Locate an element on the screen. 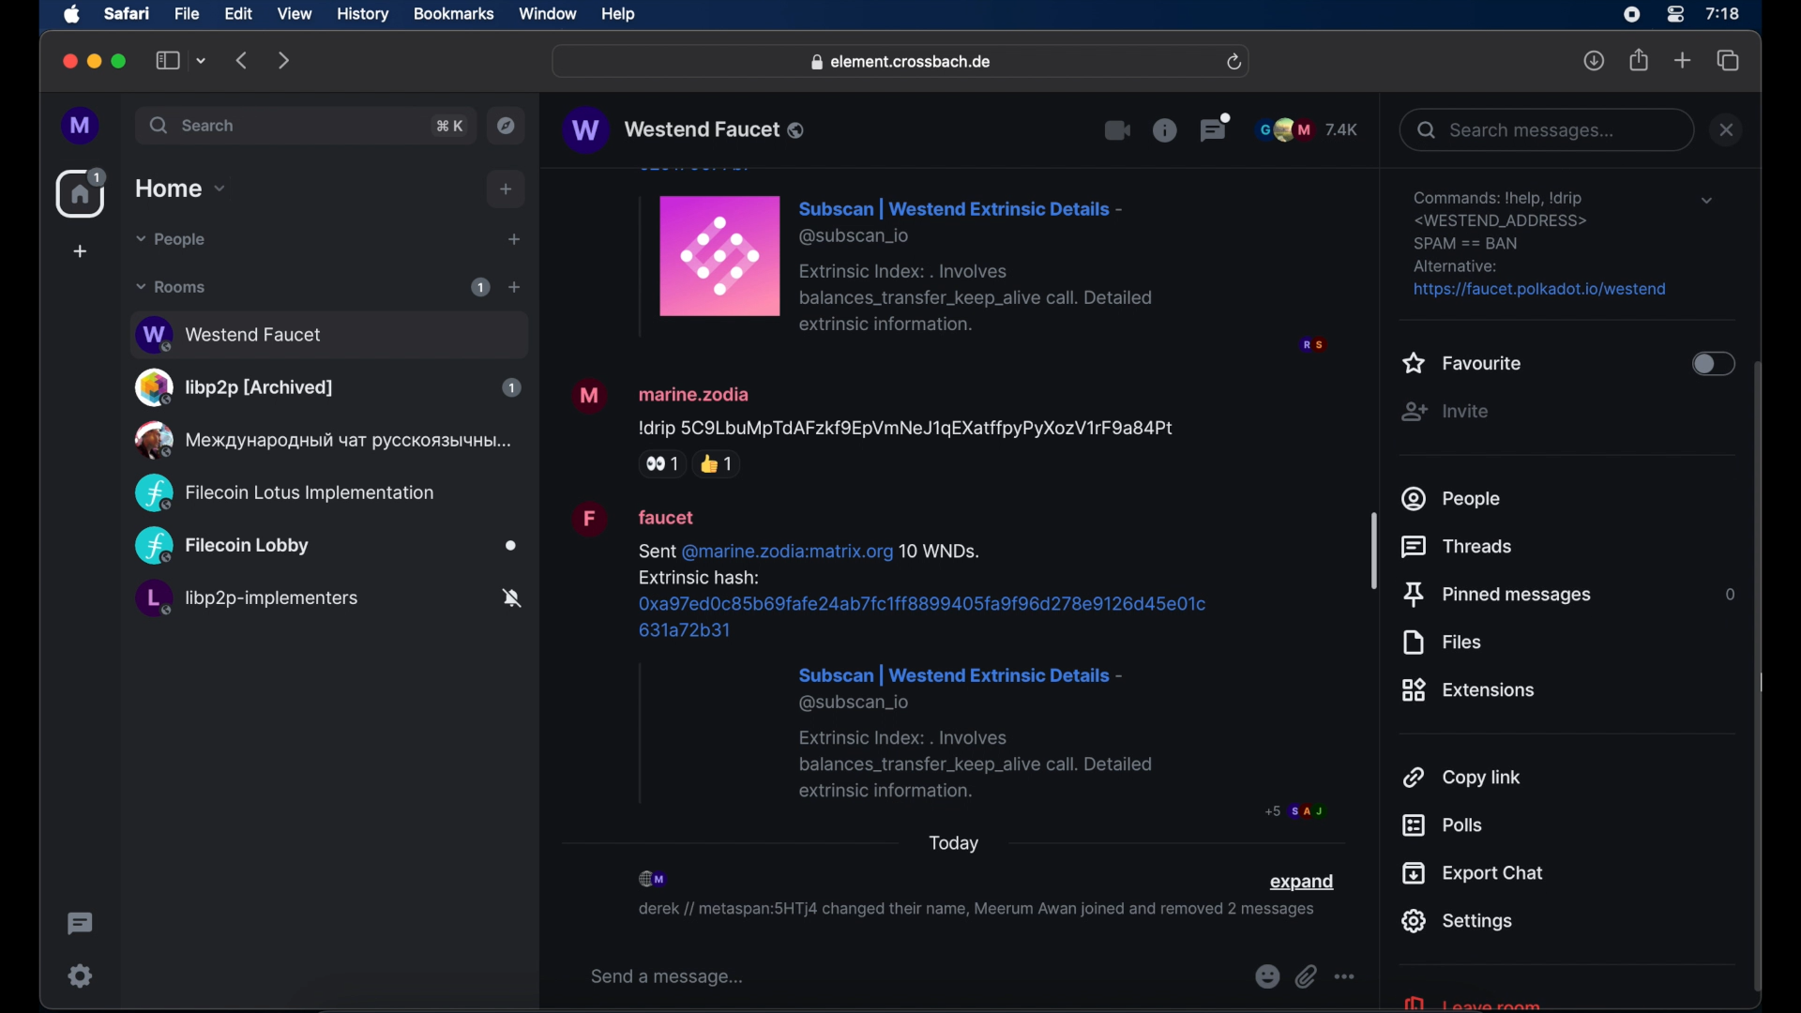  video call is located at coordinates (1118, 131).